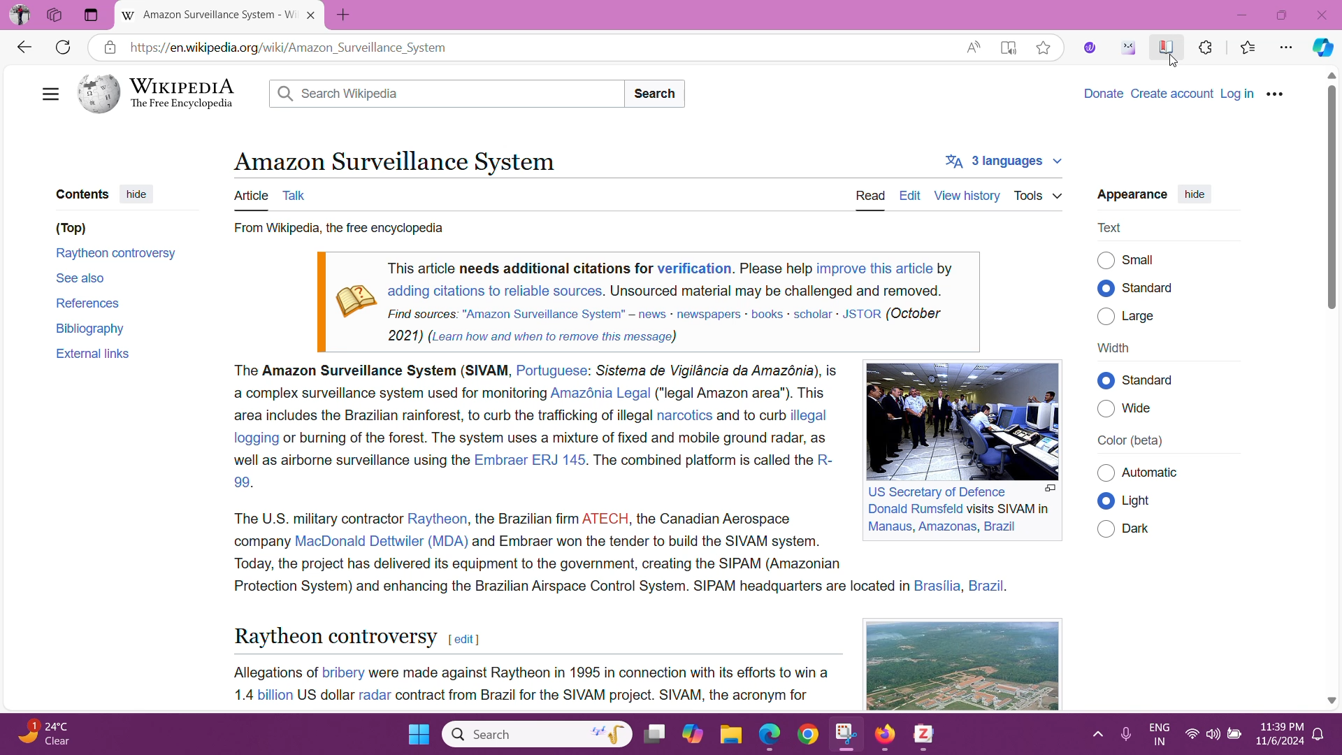 This screenshot has width=1342, height=755. Describe the element at coordinates (493, 291) in the screenshot. I see `adding citations to reliable sources` at that location.